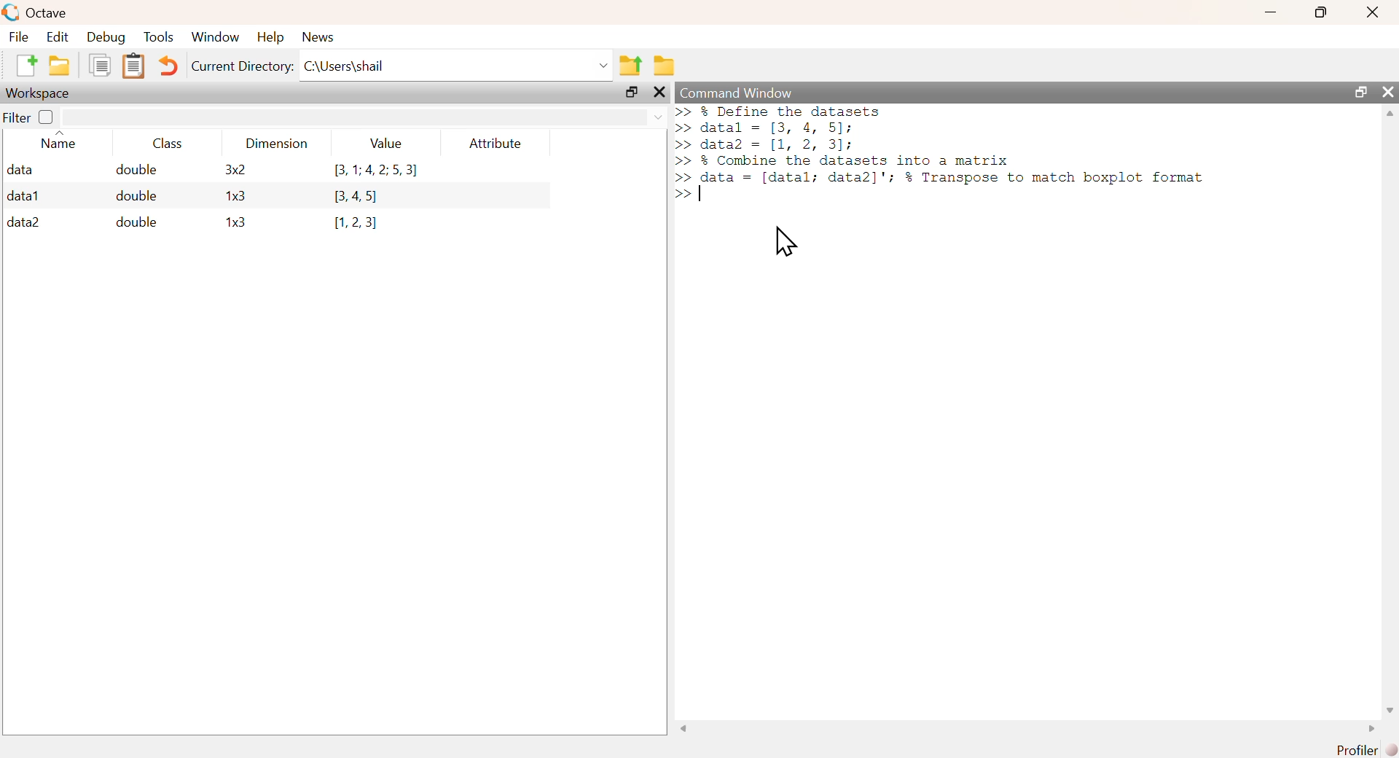 This screenshot has width=1399, height=758. I want to click on Name, so click(60, 142).